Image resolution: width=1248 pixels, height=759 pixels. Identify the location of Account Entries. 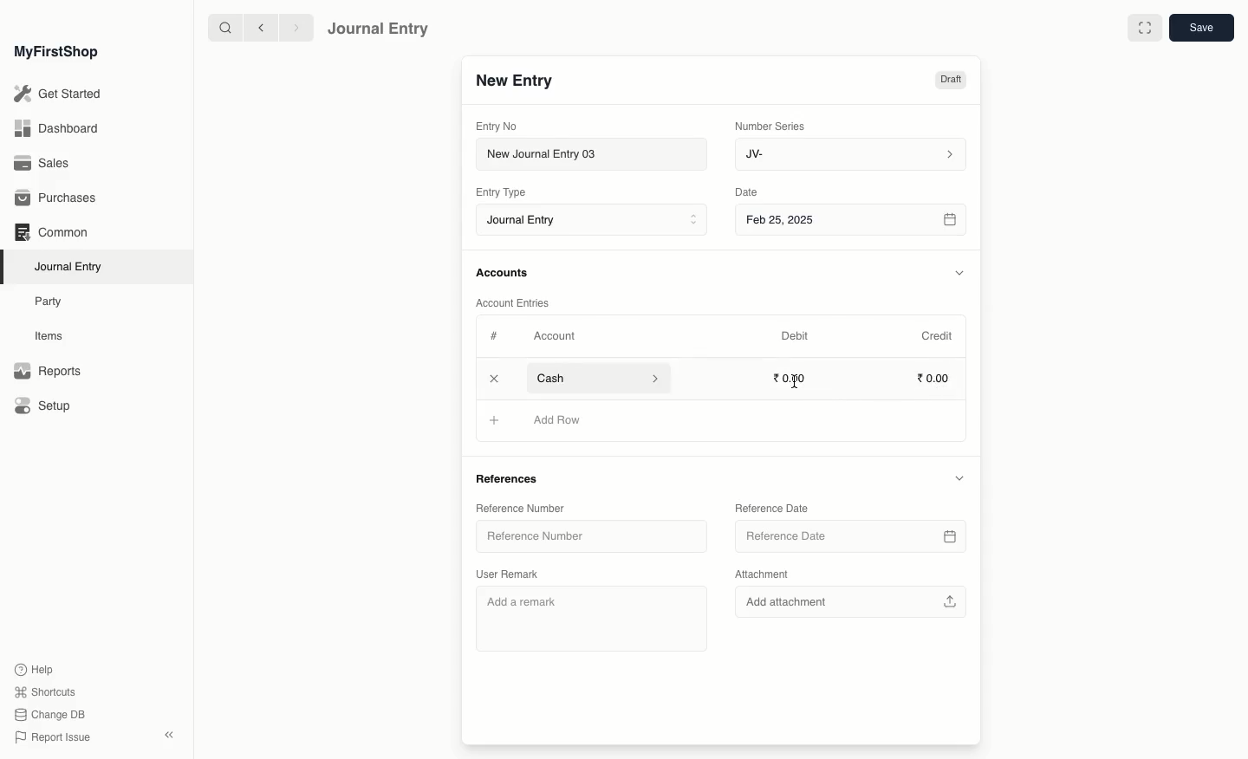
(519, 303).